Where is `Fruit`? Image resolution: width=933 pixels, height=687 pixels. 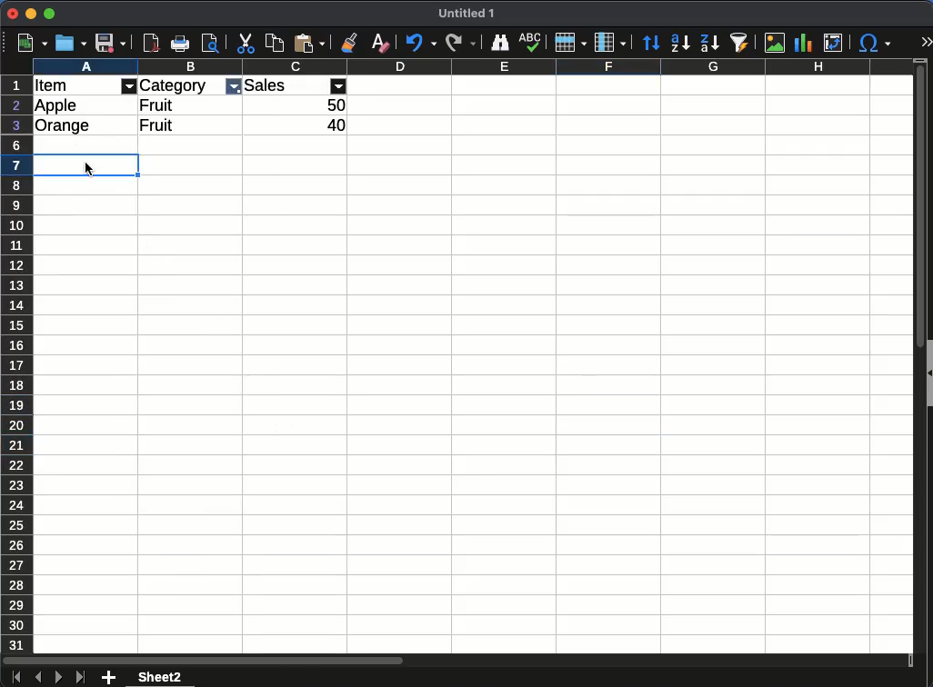
Fruit is located at coordinates (158, 105).